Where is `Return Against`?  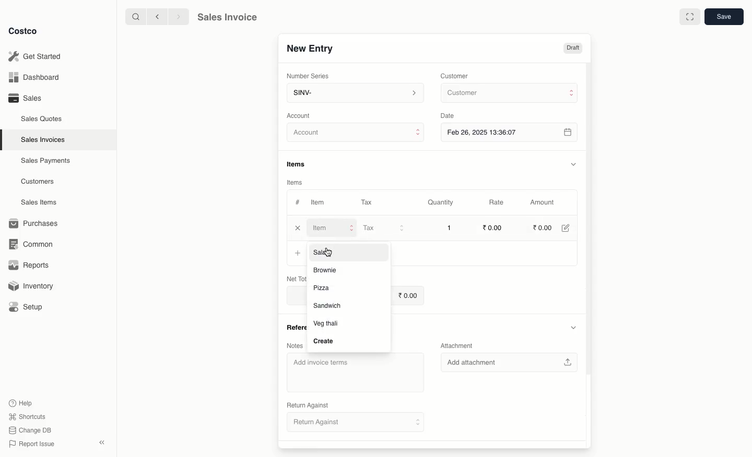 Return Against is located at coordinates (357, 424).